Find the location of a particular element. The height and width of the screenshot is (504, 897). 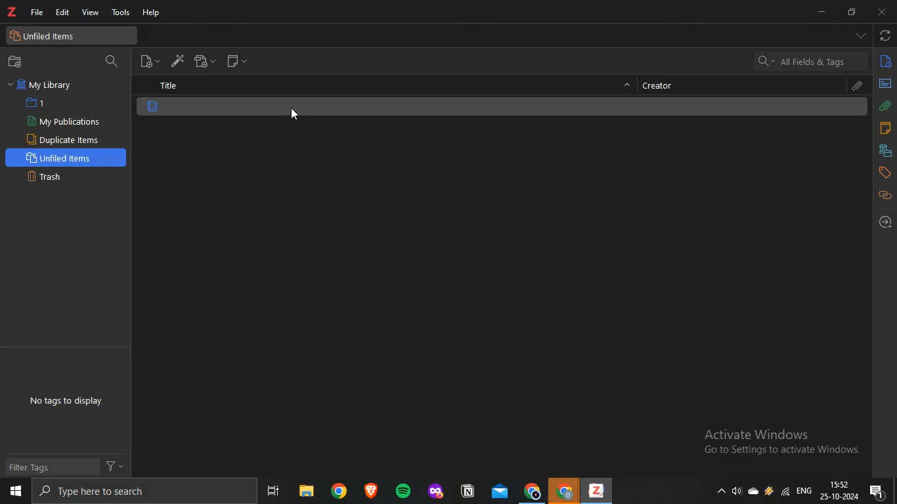

show hidden icons is located at coordinates (719, 490).